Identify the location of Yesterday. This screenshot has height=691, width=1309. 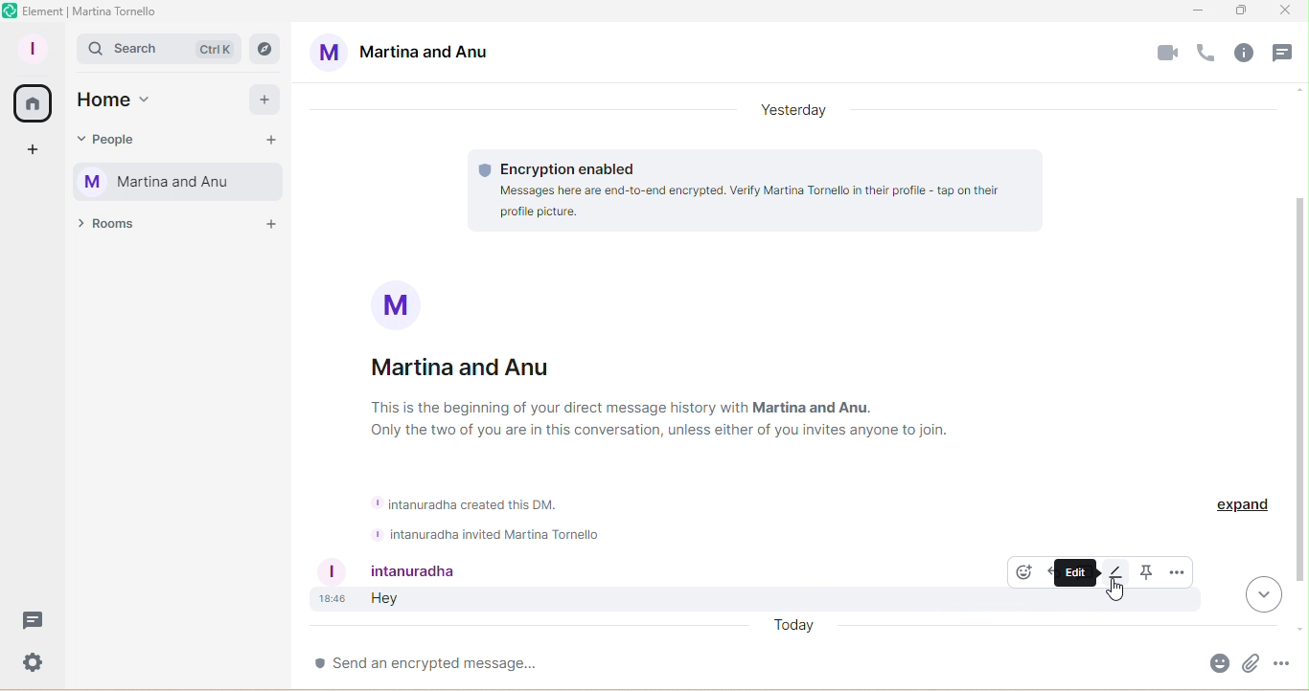
(794, 112).